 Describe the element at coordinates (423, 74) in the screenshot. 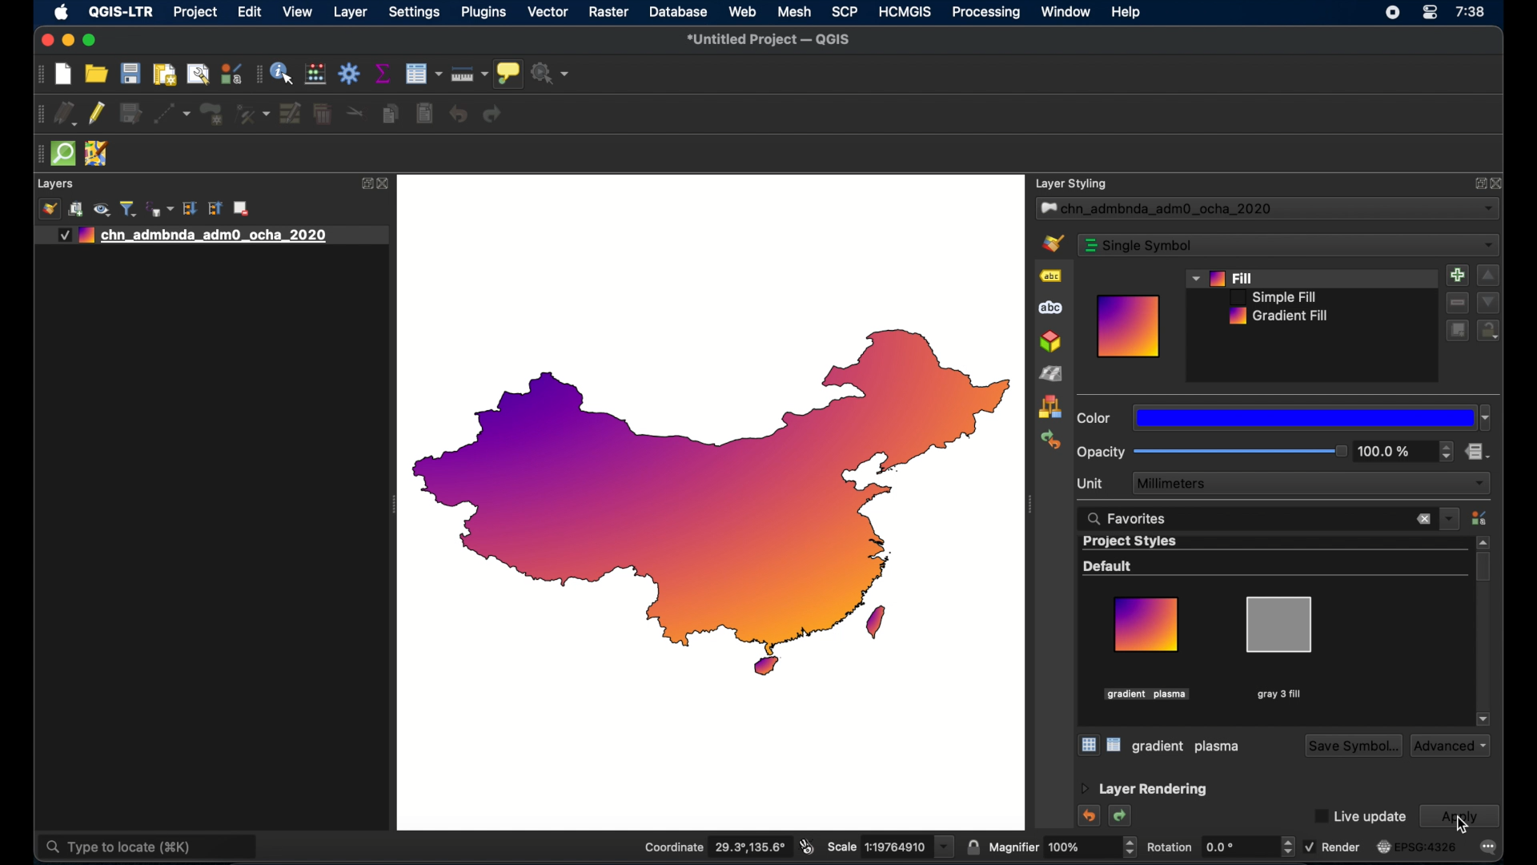

I see `open attribute table` at that location.